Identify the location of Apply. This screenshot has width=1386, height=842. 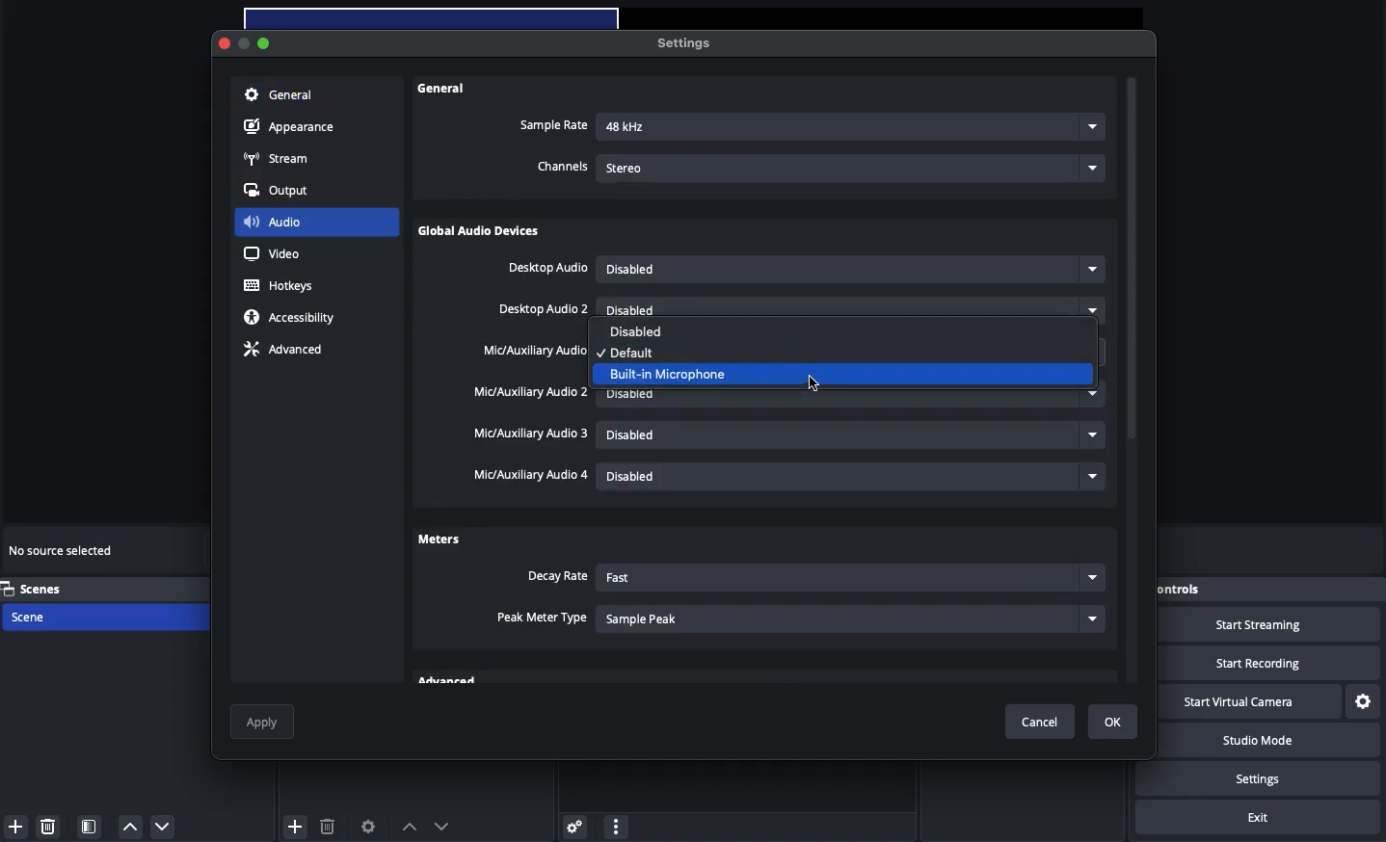
(264, 722).